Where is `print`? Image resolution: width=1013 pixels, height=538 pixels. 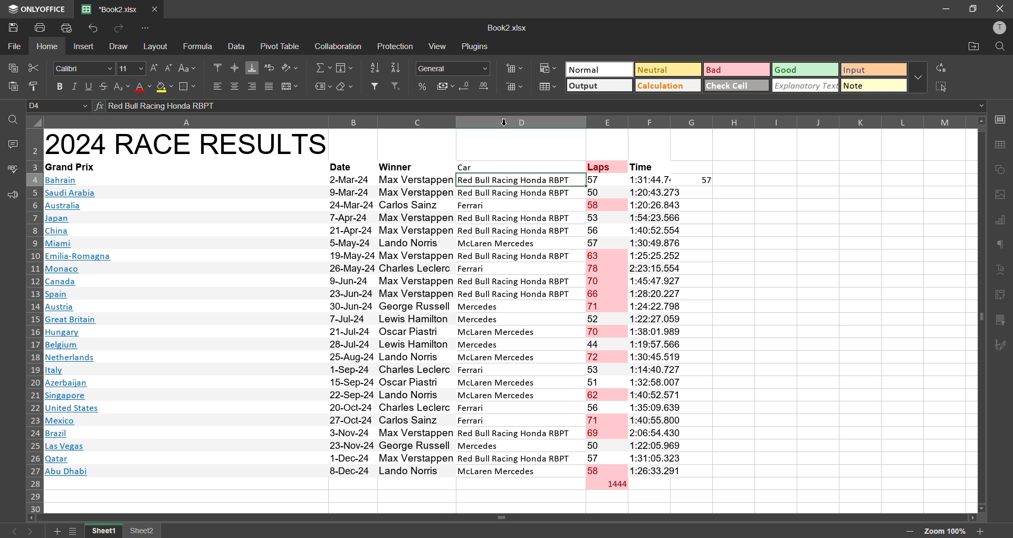
print is located at coordinates (42, 27).